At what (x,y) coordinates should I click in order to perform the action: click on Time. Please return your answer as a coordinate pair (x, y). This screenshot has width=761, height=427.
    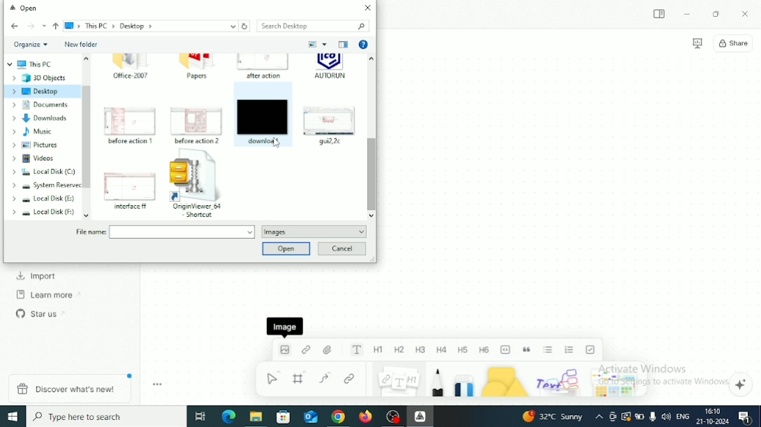
    Looking at the image, I should click on (713, 410).